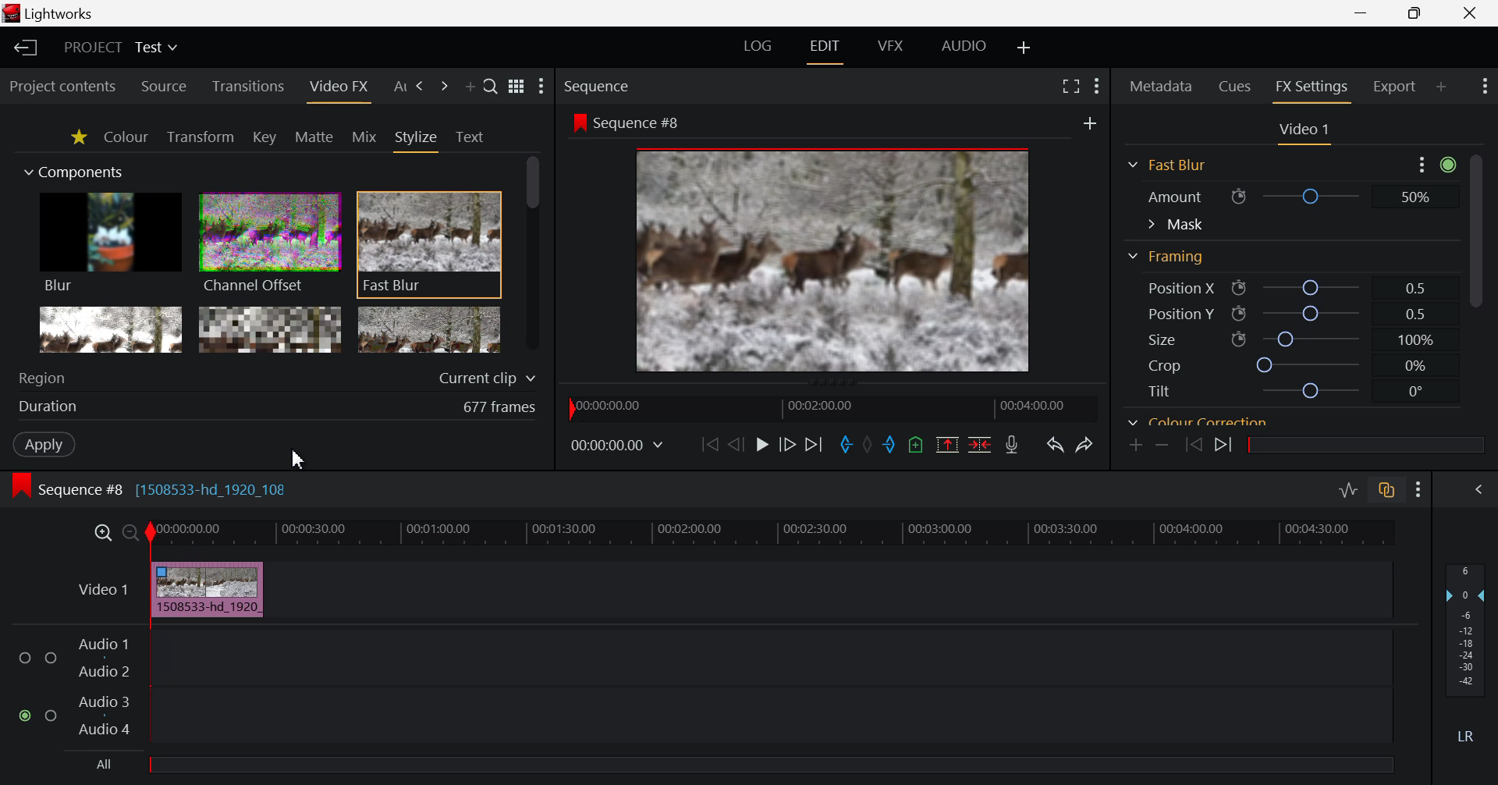 Image resolution: width=1498 pixels, height=785 pixels. I want to click on All, so click(101, 763).